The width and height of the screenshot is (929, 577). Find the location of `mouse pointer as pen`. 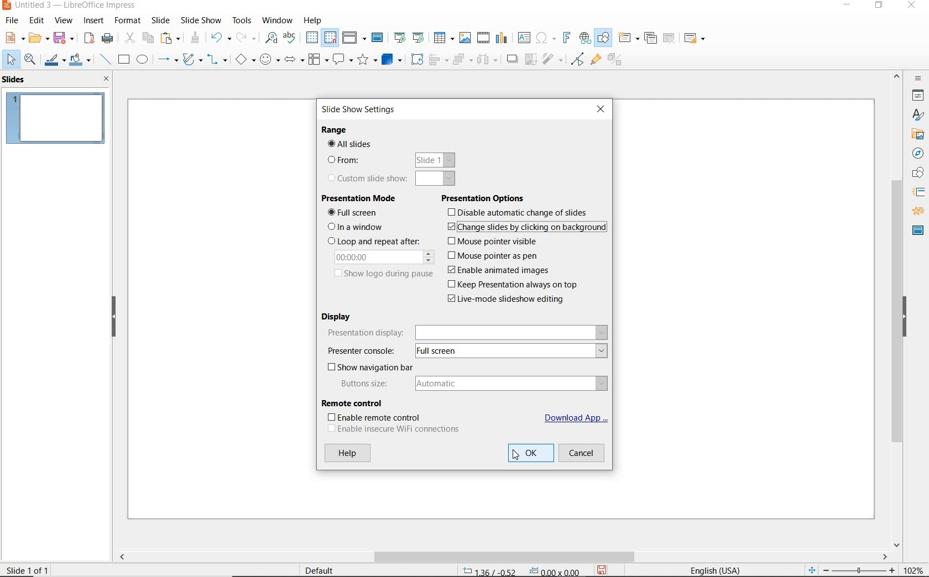

mouse pointer as pen is located at coordinates (496, 256).